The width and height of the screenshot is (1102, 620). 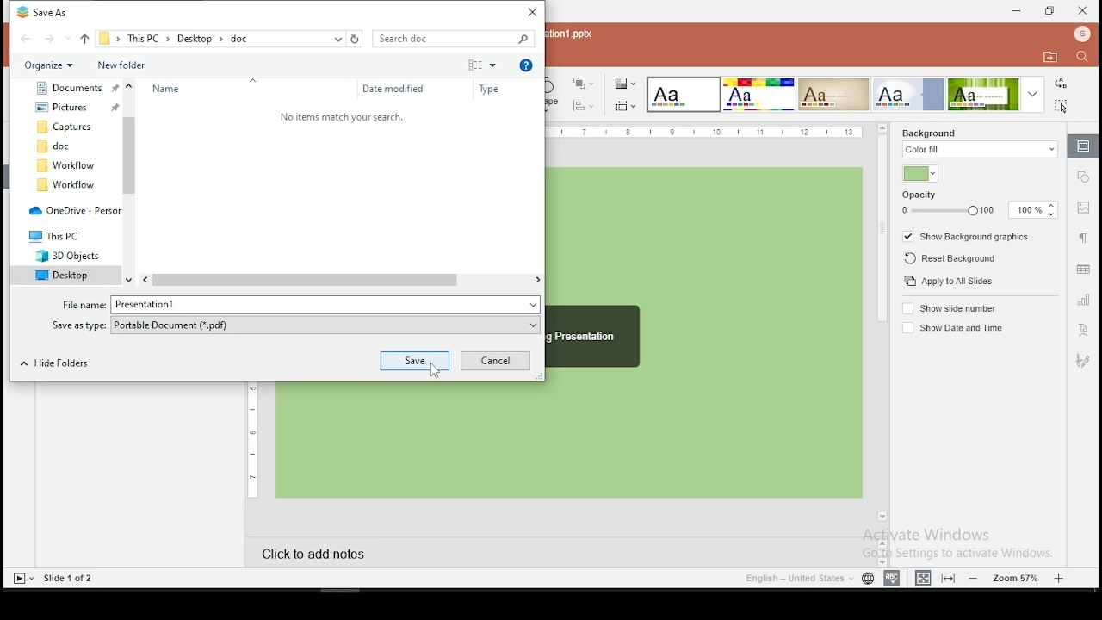 I want to click on File name Presentation1, so click(x=324, y=304).